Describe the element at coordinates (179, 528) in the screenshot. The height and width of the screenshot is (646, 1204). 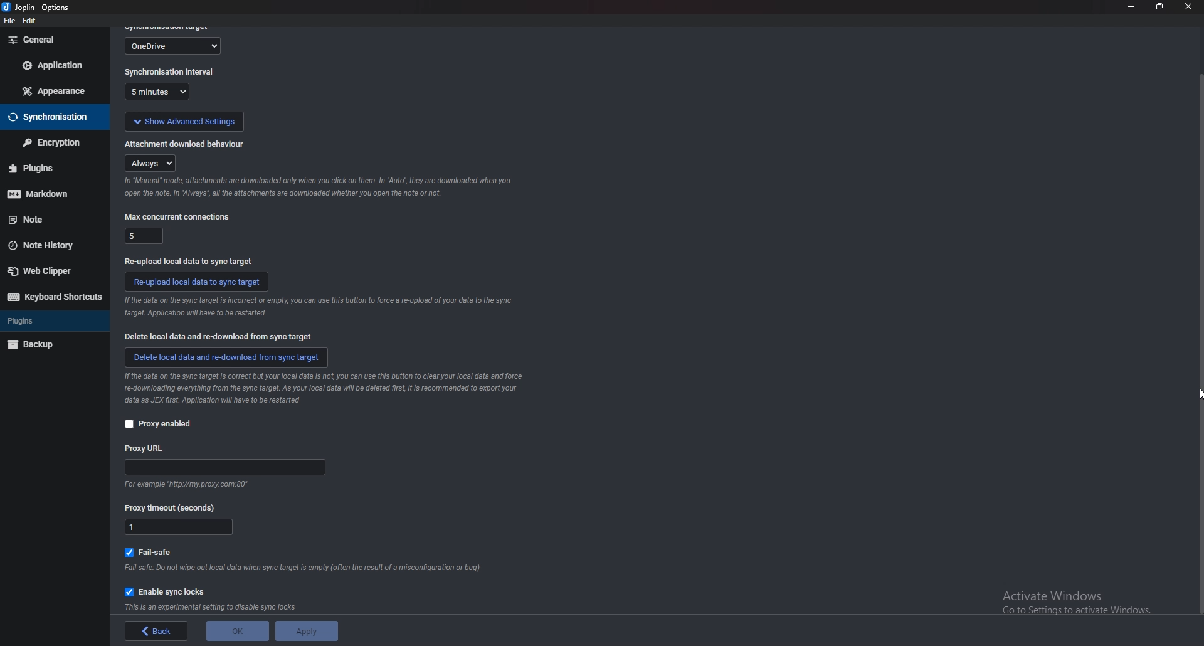
I see `proxy timeout` at that location.